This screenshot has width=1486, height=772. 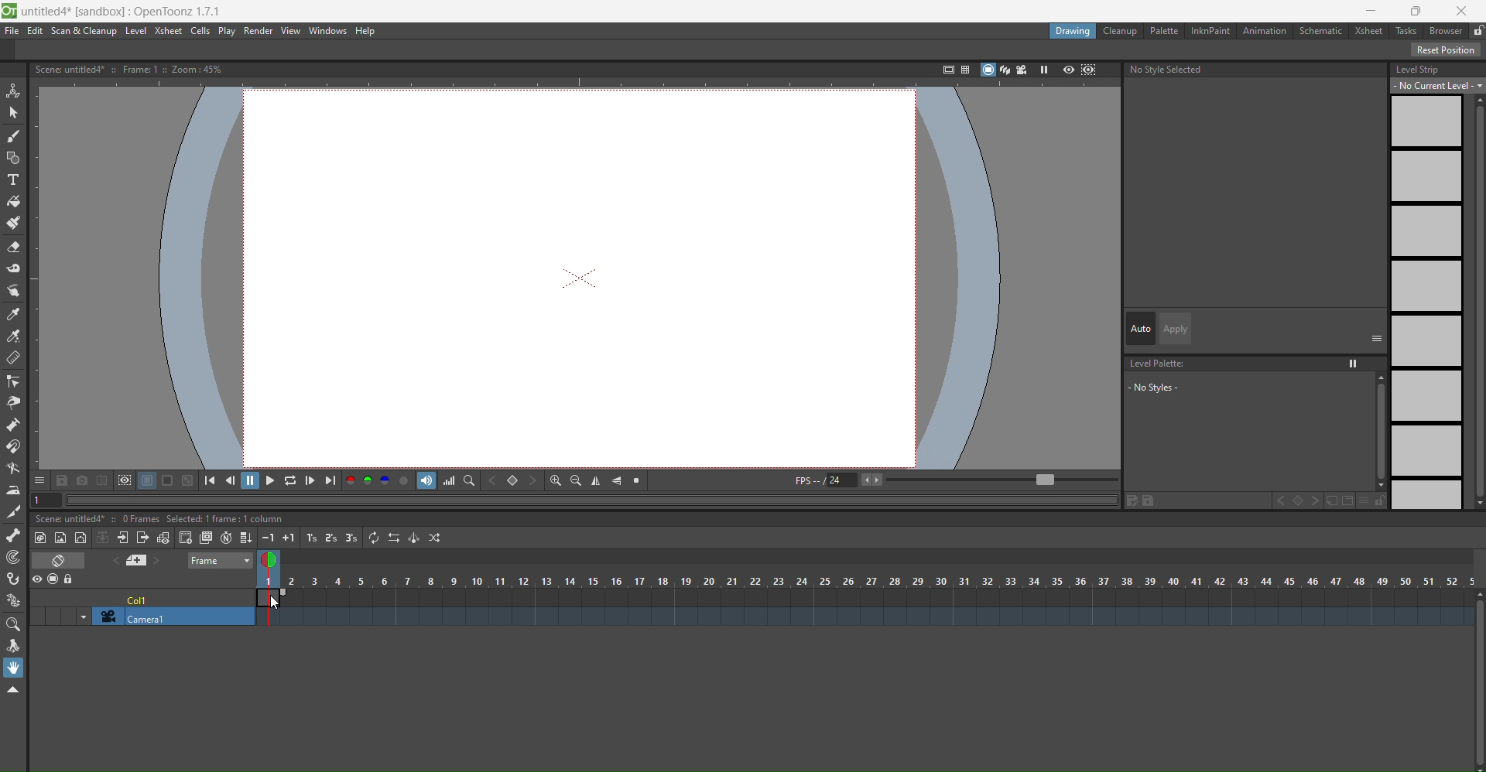 What do you see at coordinates (1477, 302) in the screenshot?
I see `Scroll bar` at bounding box center [1477, 302].